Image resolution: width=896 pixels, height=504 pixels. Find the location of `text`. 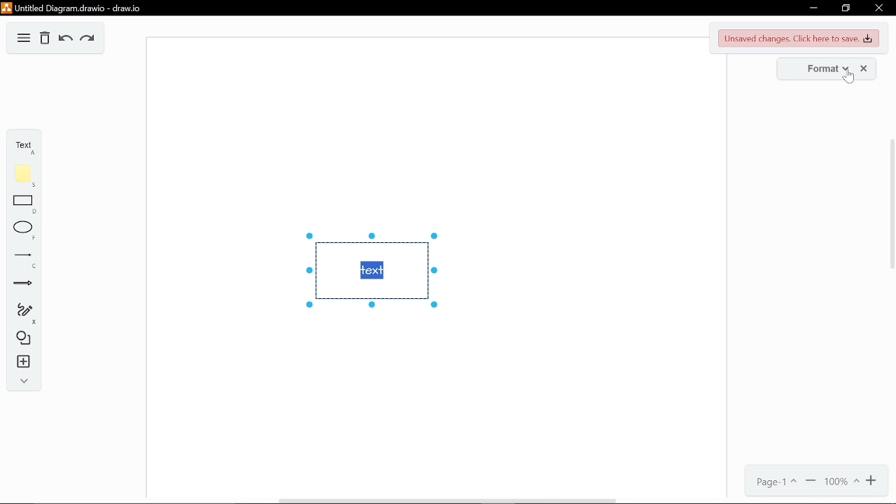

text is located at coordinates (22, 145).